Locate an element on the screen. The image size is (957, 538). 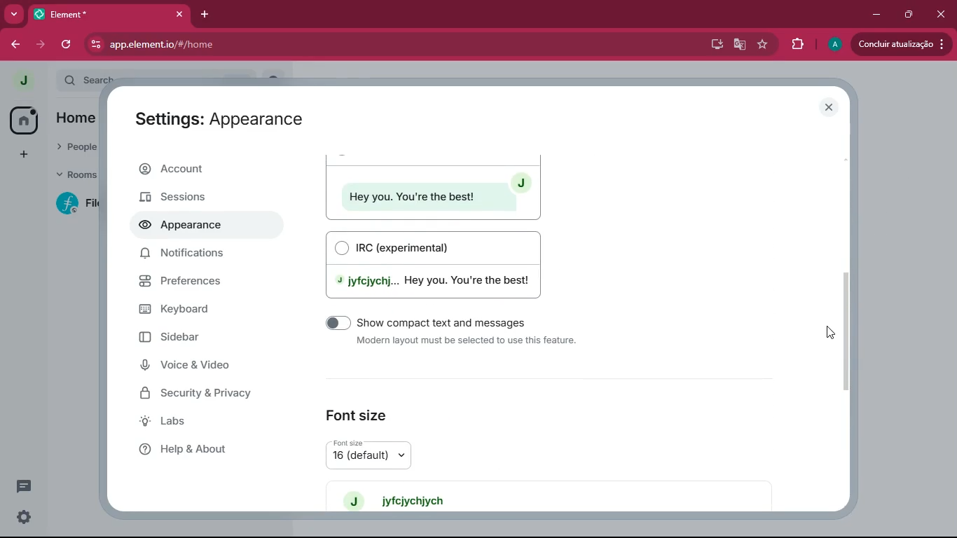
preferences is located at coordinates (204, 283).